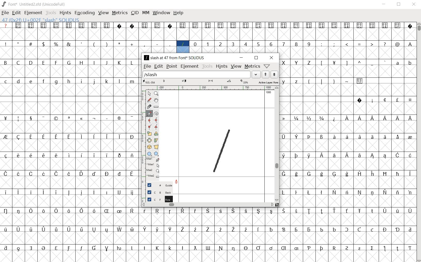  Describe the element at coordinates (156, 114) in the screenshot. I see `change whether spiro is active or not` at that location.